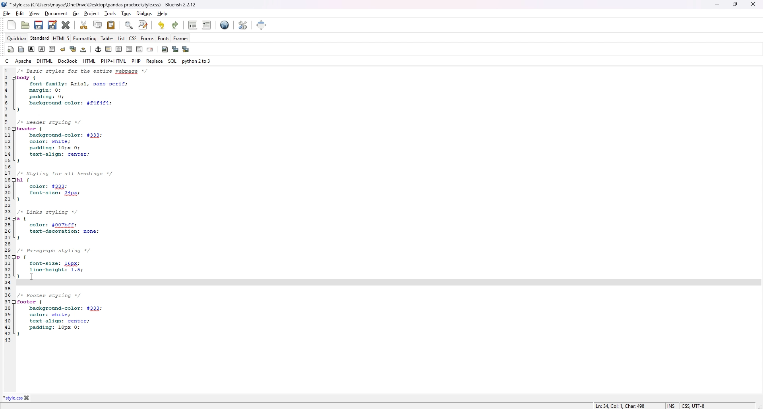 The image size is (763, 409). What do you see at coordinates (62, 49) in the screenshot?
I see `break` at bounding box center [62, 49].